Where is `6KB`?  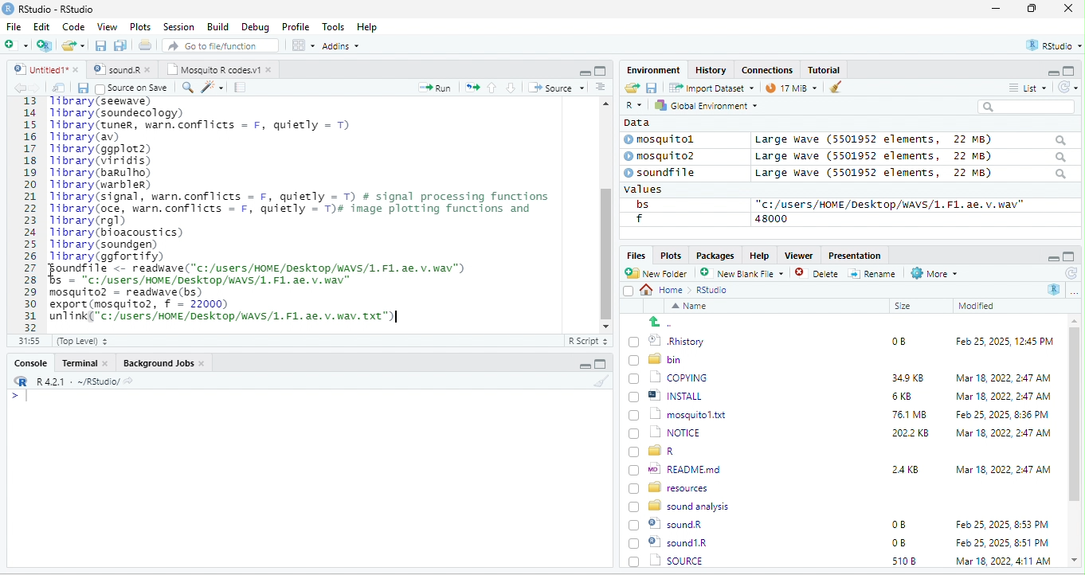
6KB is located at coordinates (903, 397).